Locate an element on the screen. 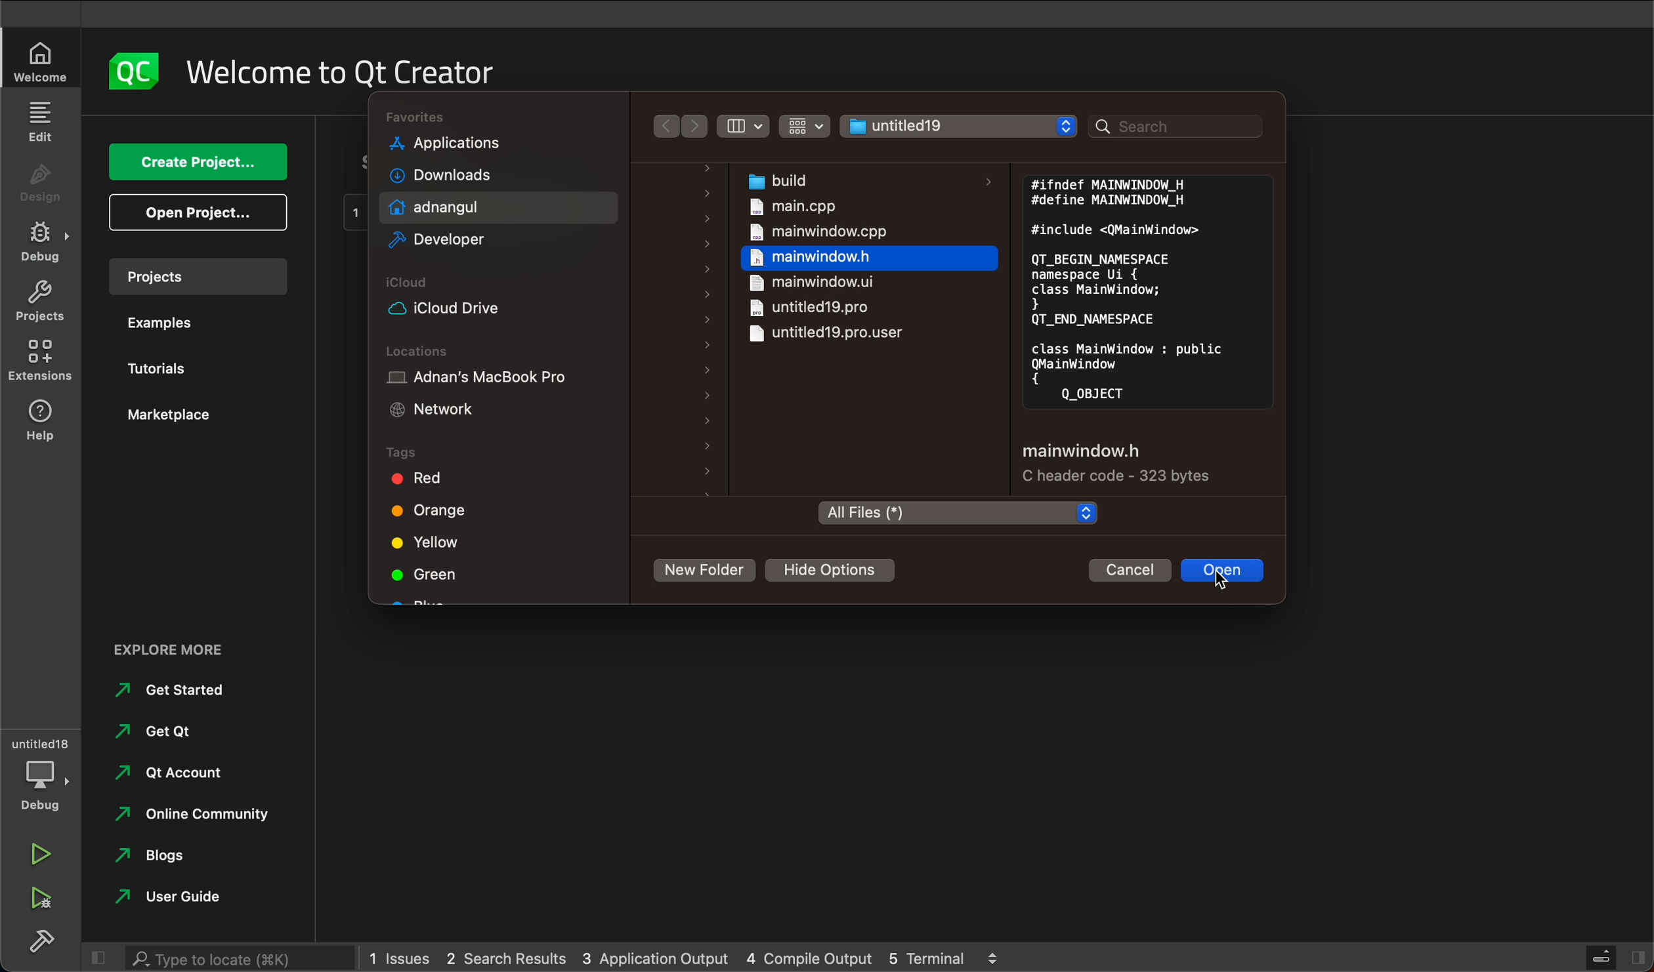  untitled19pro is located at coordinates (846, 334).